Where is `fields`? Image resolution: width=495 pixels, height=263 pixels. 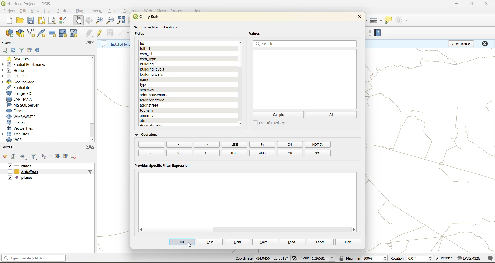 fields is located at coordinates (176, 120).